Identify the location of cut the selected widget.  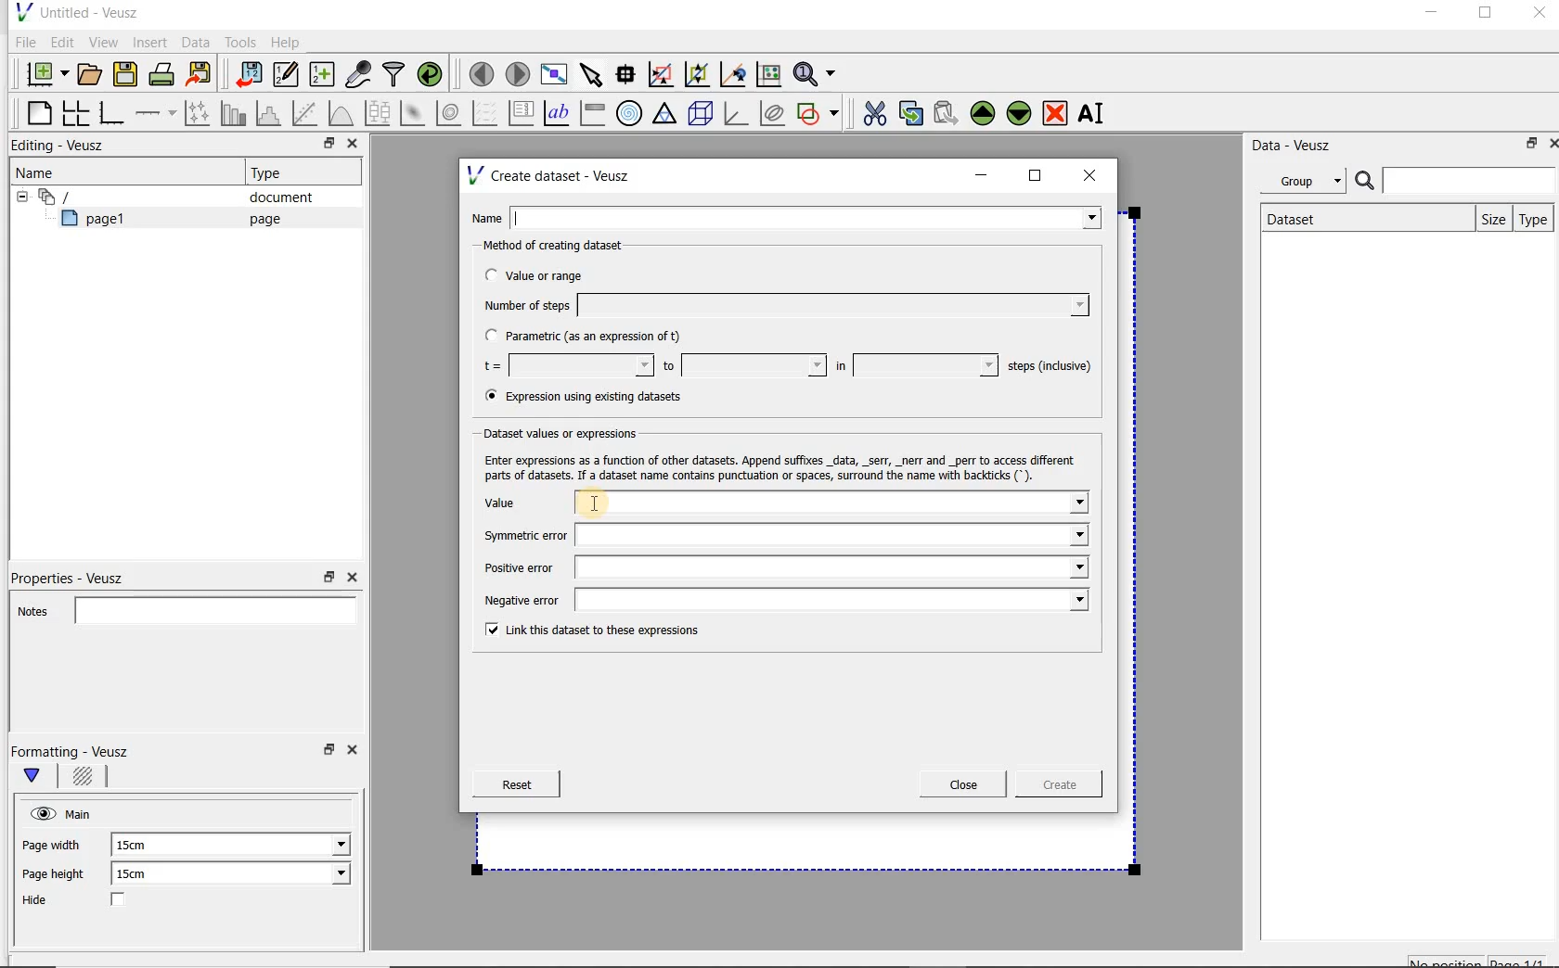
(871, 111).